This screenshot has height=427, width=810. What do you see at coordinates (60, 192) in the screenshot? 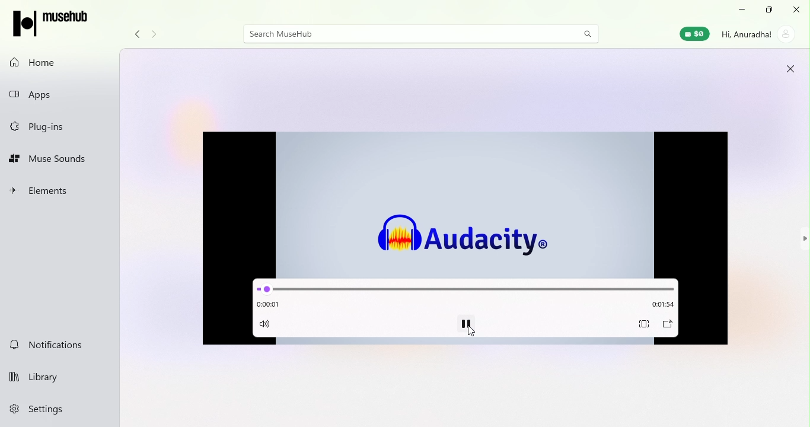
I see `Elements` at bounding box center [60, 192].